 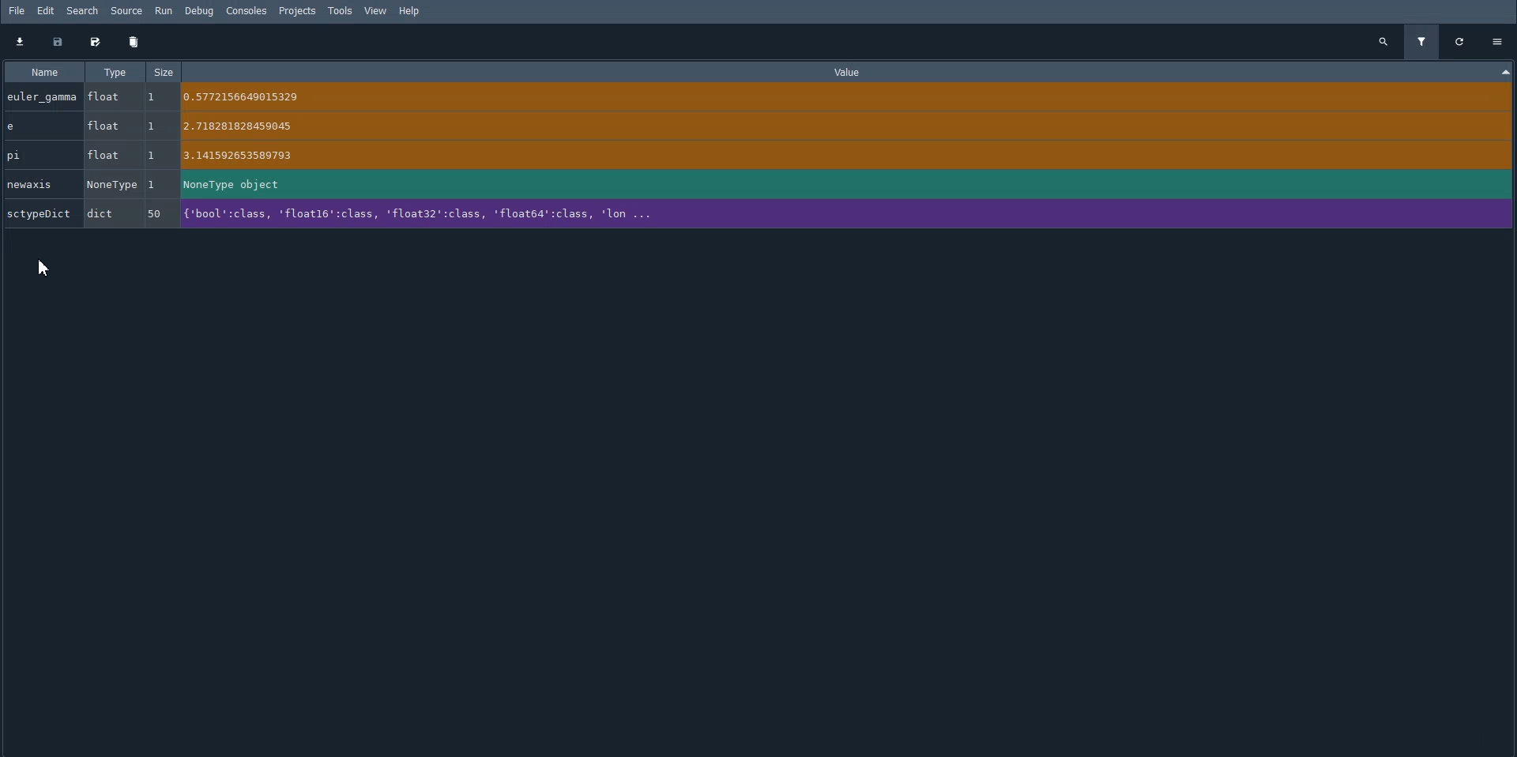 I want to click on Edit, so click(x=45, y=11).